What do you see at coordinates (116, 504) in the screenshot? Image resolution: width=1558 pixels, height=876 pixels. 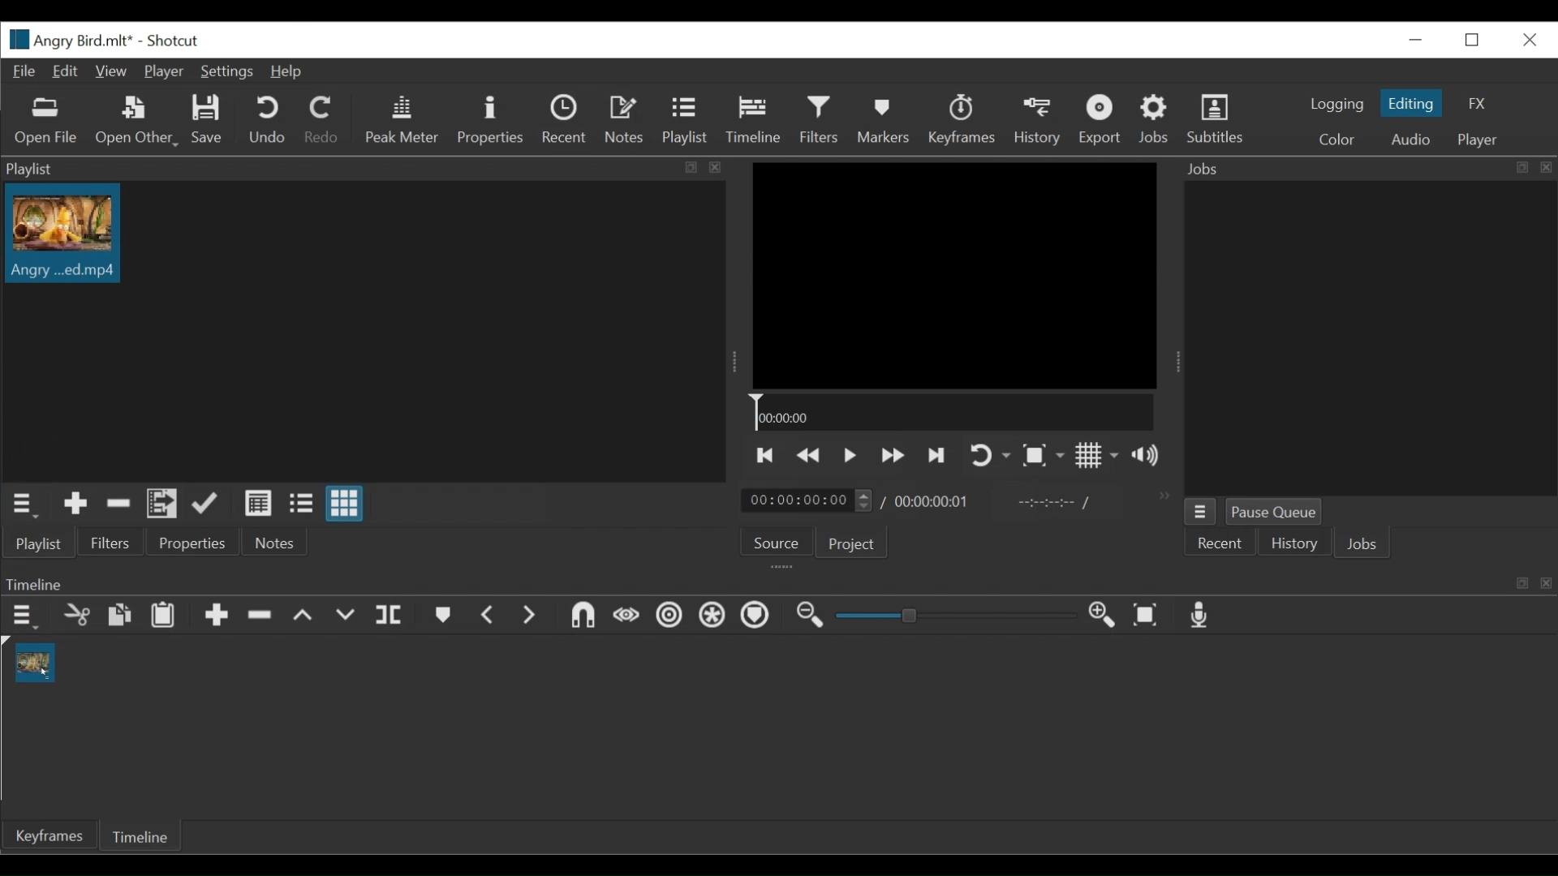 I see `Remove cut` at bounding box center [116, 504].